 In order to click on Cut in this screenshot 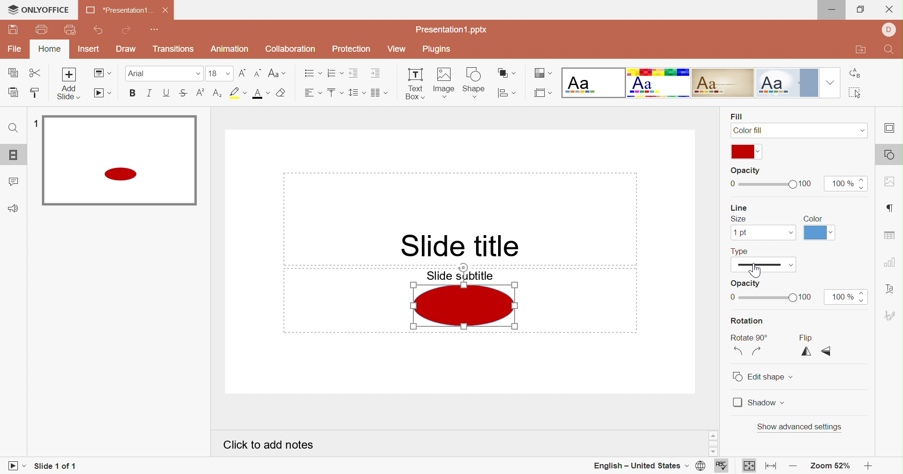, I will do `click(35, 72)`.